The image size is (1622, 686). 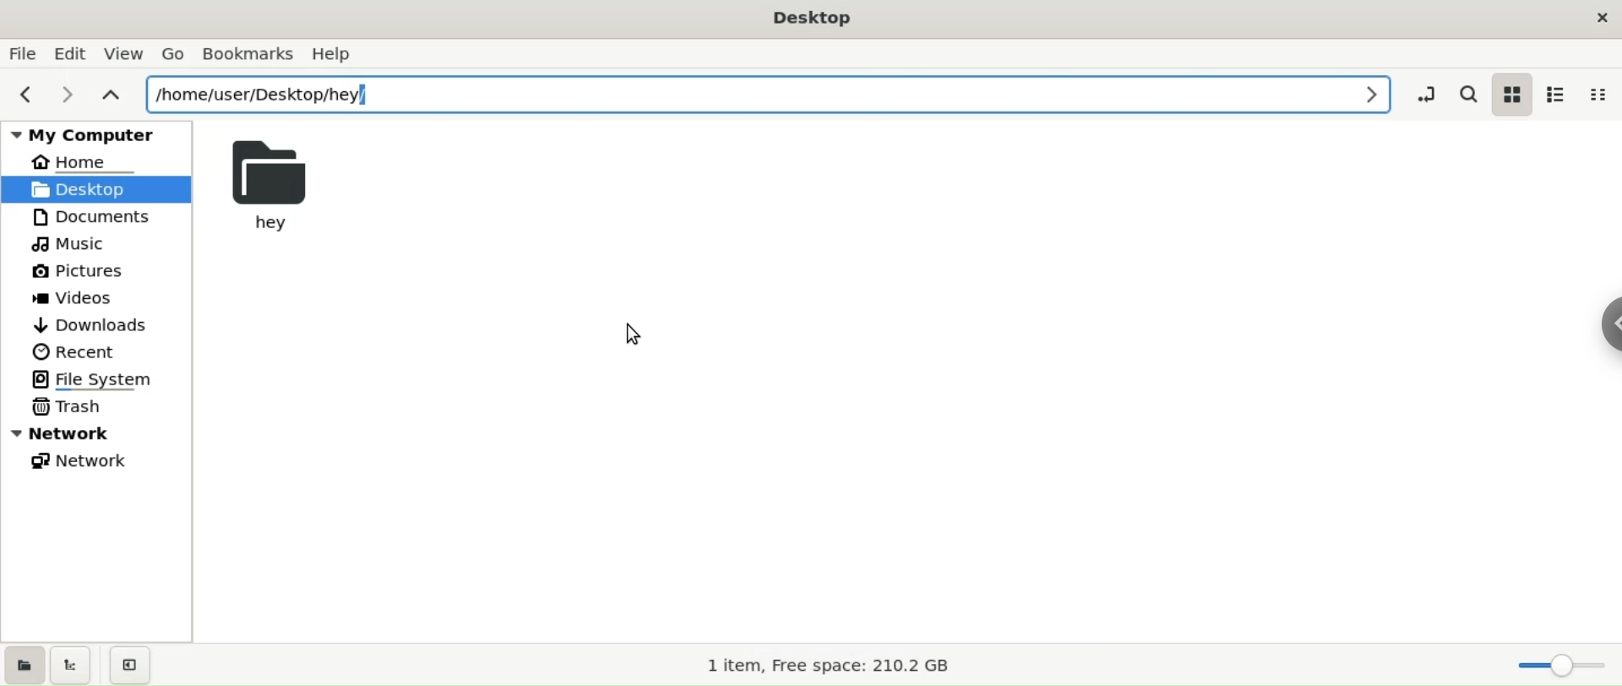 What do you see at coordinates (1466, 93) in the screenshot?
I see `search` at bounding box center [1466, 93].